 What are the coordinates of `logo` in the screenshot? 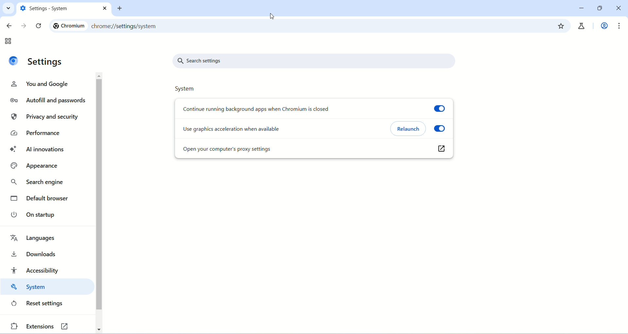 It's located at (14, 61).